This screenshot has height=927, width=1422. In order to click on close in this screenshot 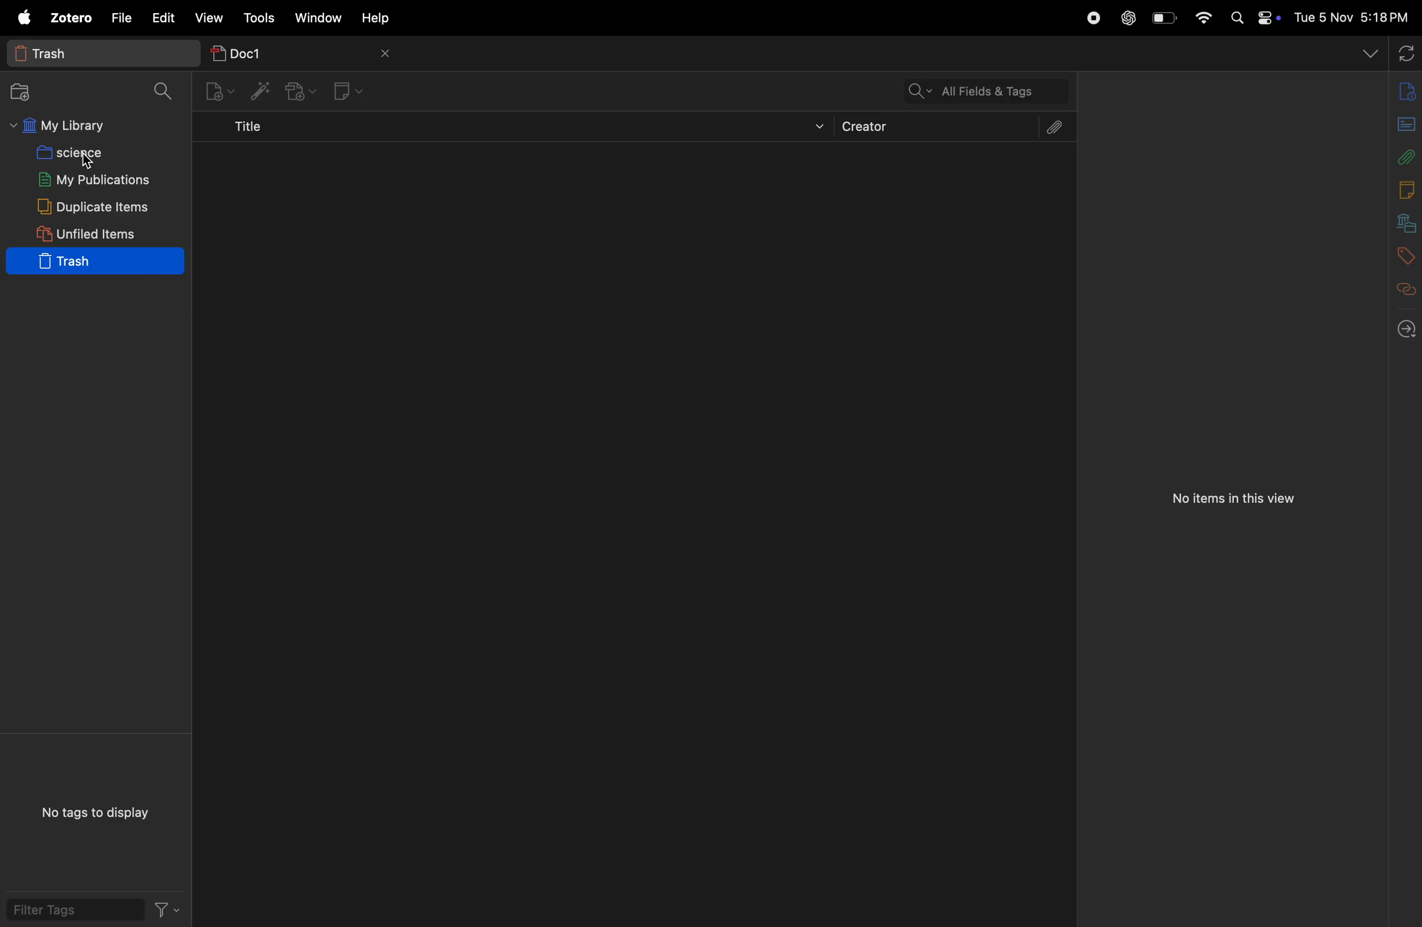, I will do `click(387, 54)`.